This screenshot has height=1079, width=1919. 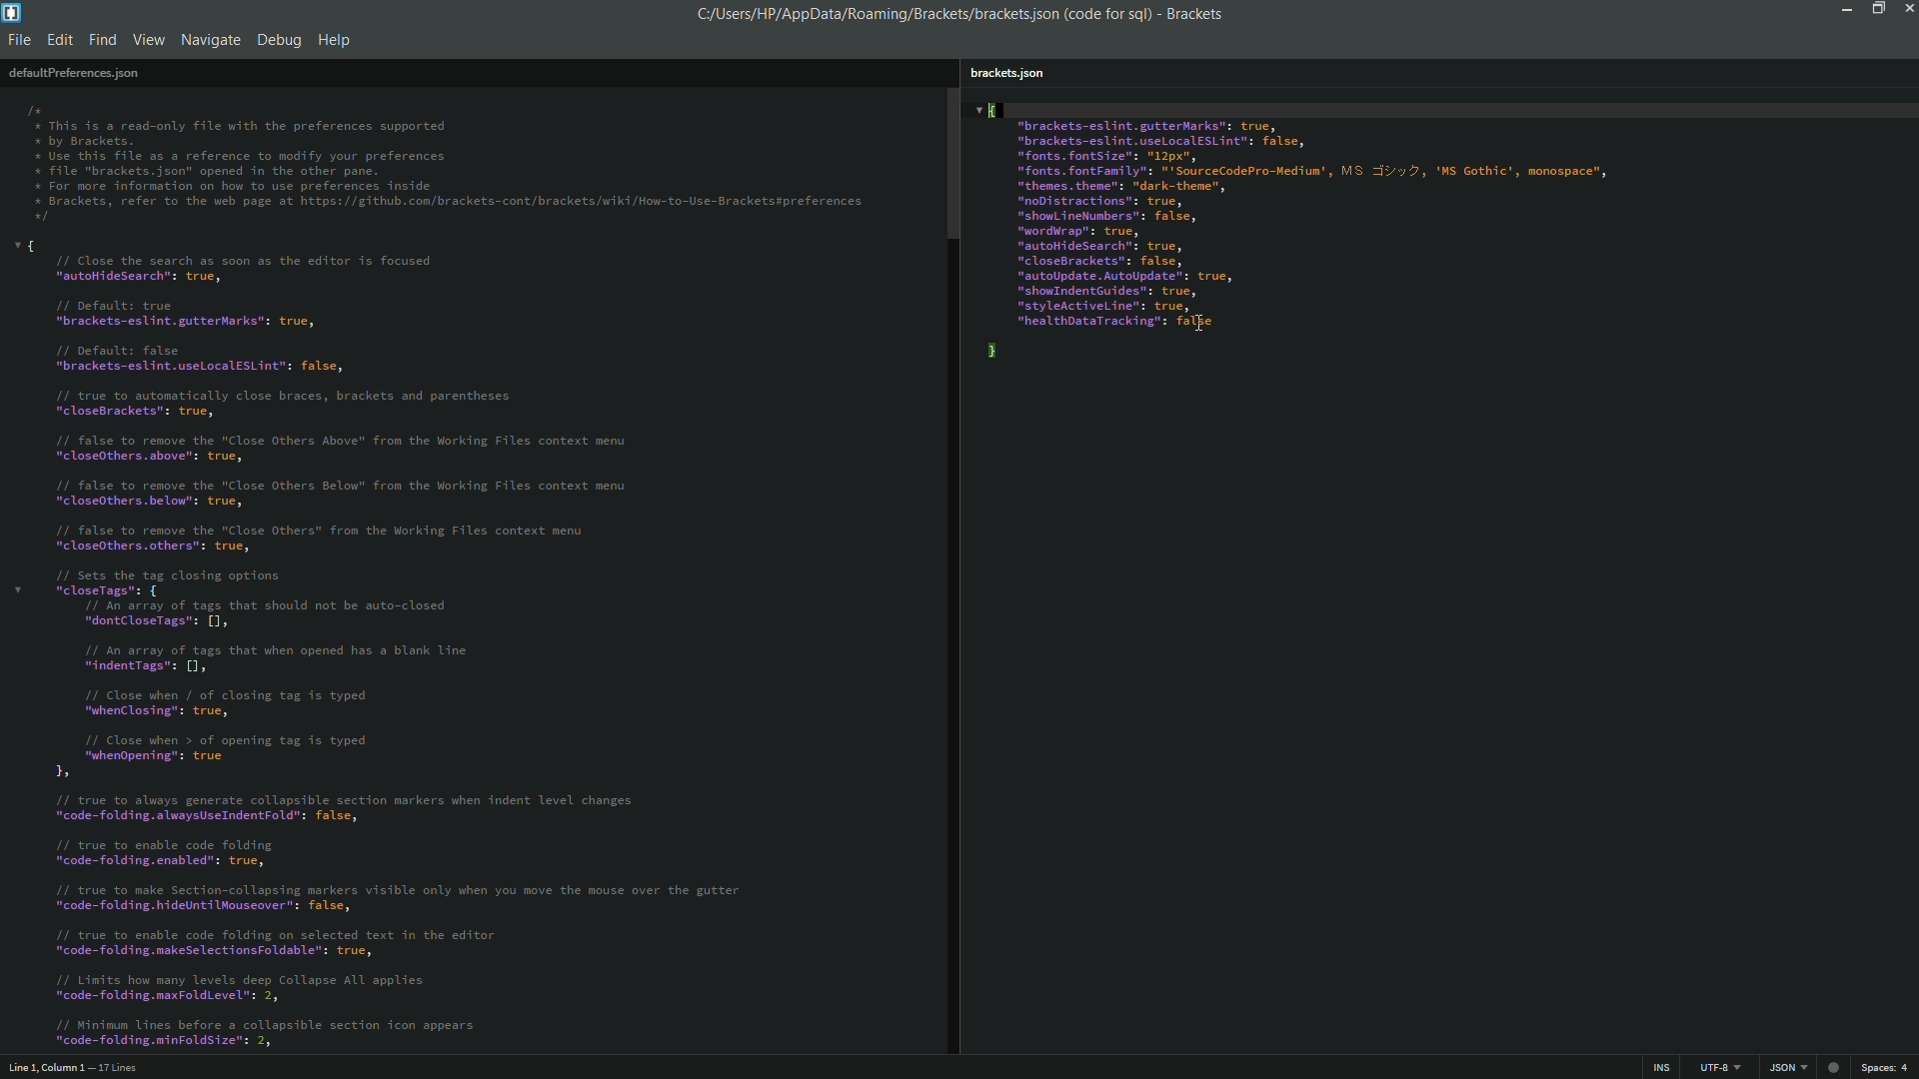 What do you see at coordinates (1191, 14) in the screenshot?
I see `Brackets` at bounding box center [1191, 14].